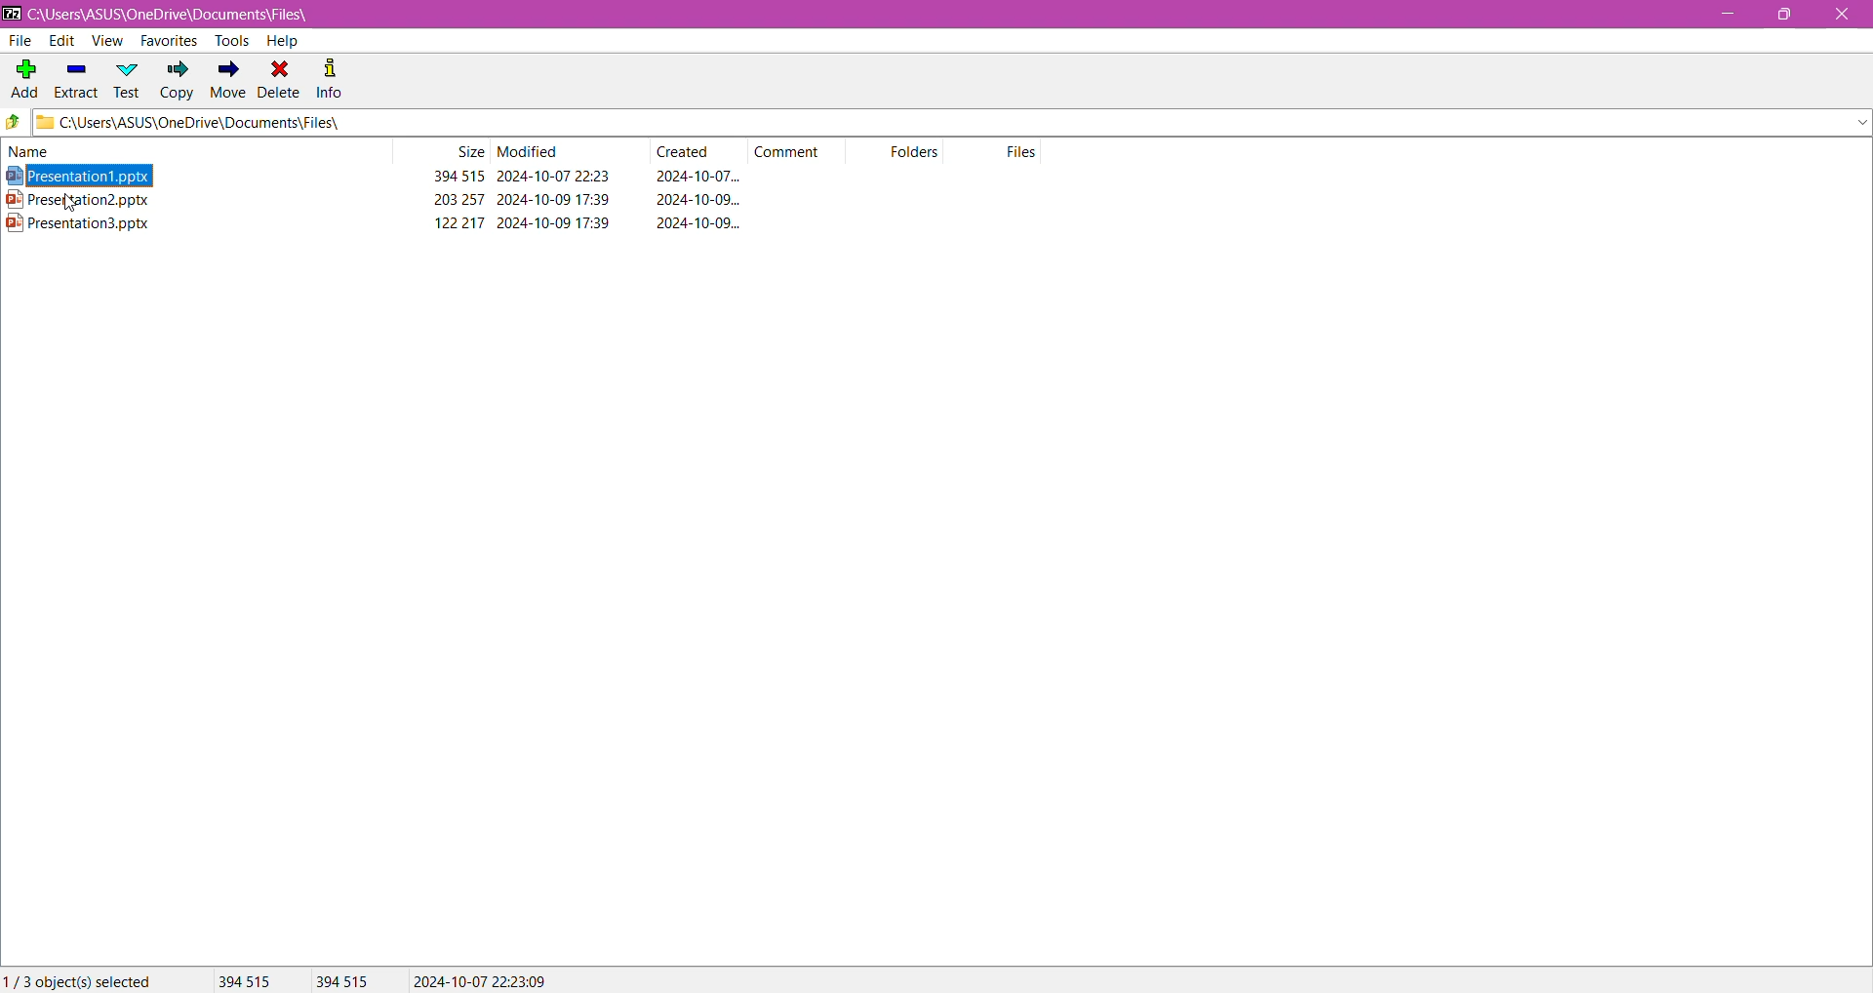  Describe the element at coordinates (167, 42) in the screenshot. I see `Favorites` at that location.